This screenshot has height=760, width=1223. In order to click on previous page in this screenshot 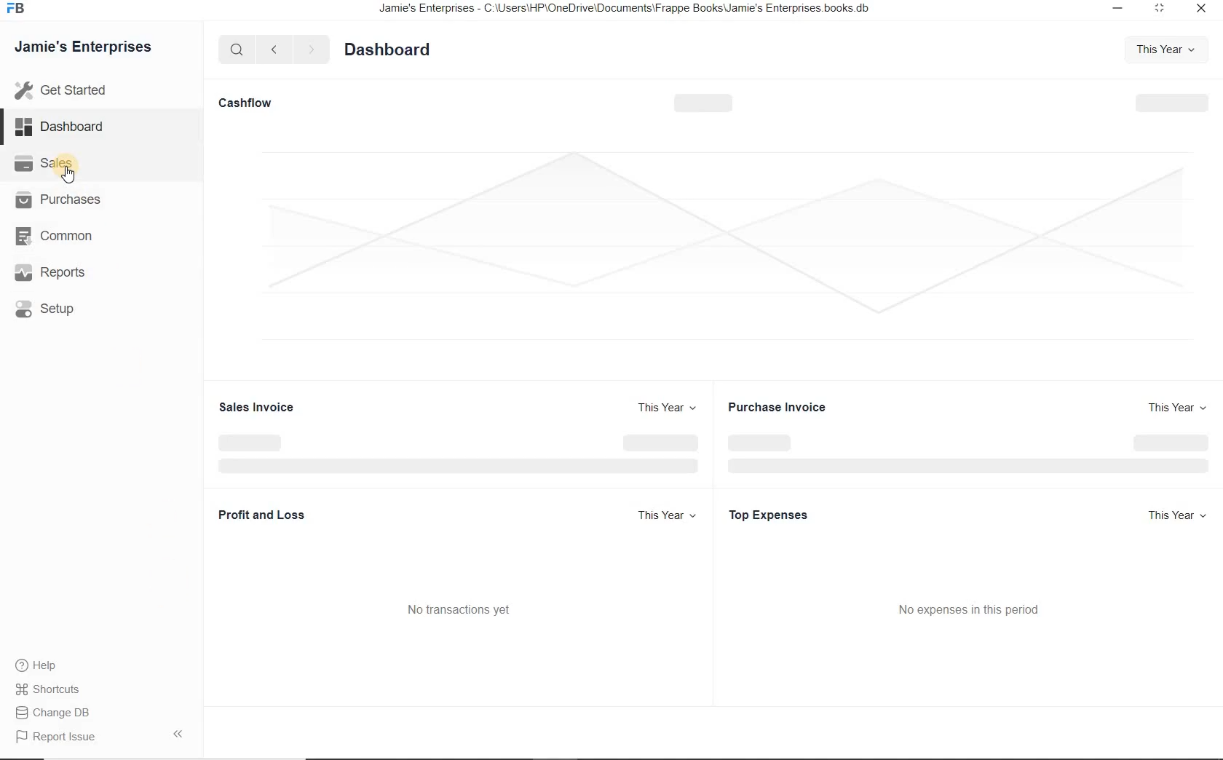, I will do `click(273, 50)`.